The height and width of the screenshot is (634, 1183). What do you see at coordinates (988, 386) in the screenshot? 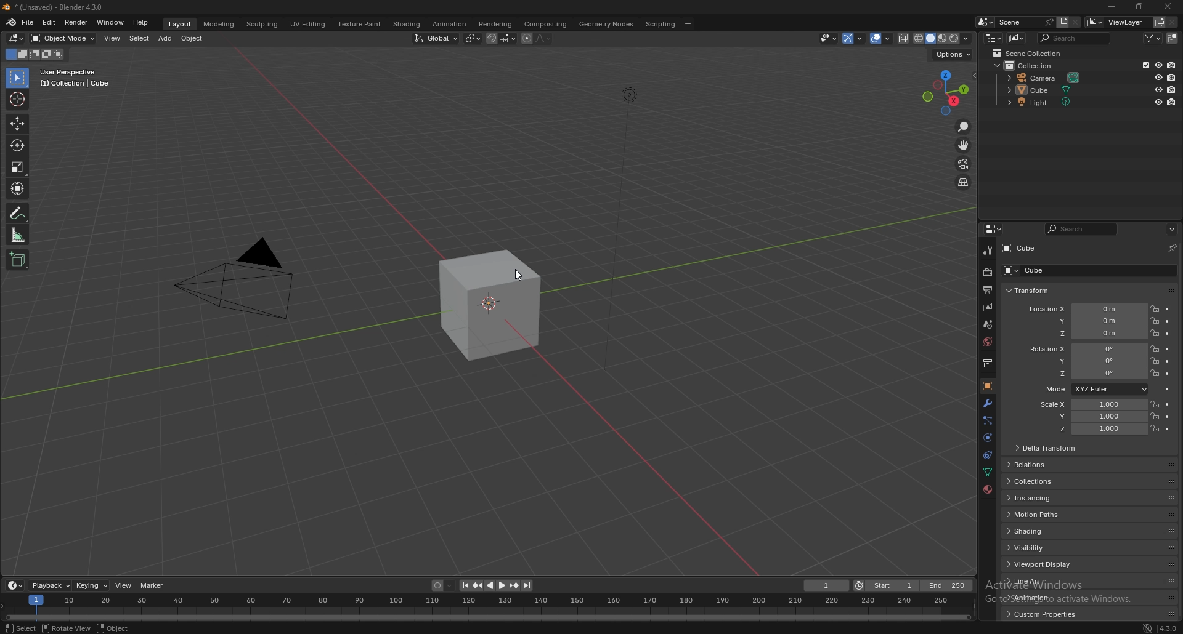
I see `object` at bounding box center [988, 386].